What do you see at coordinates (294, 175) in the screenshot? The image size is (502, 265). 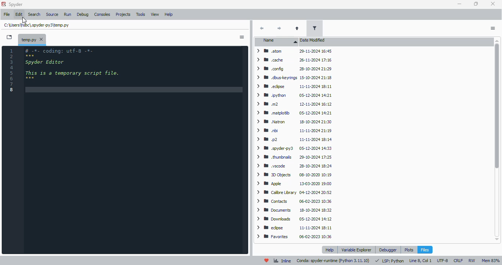 I see `> BB 3DObjects 08-10-2020 10:19` at bounding box center [294, 175].